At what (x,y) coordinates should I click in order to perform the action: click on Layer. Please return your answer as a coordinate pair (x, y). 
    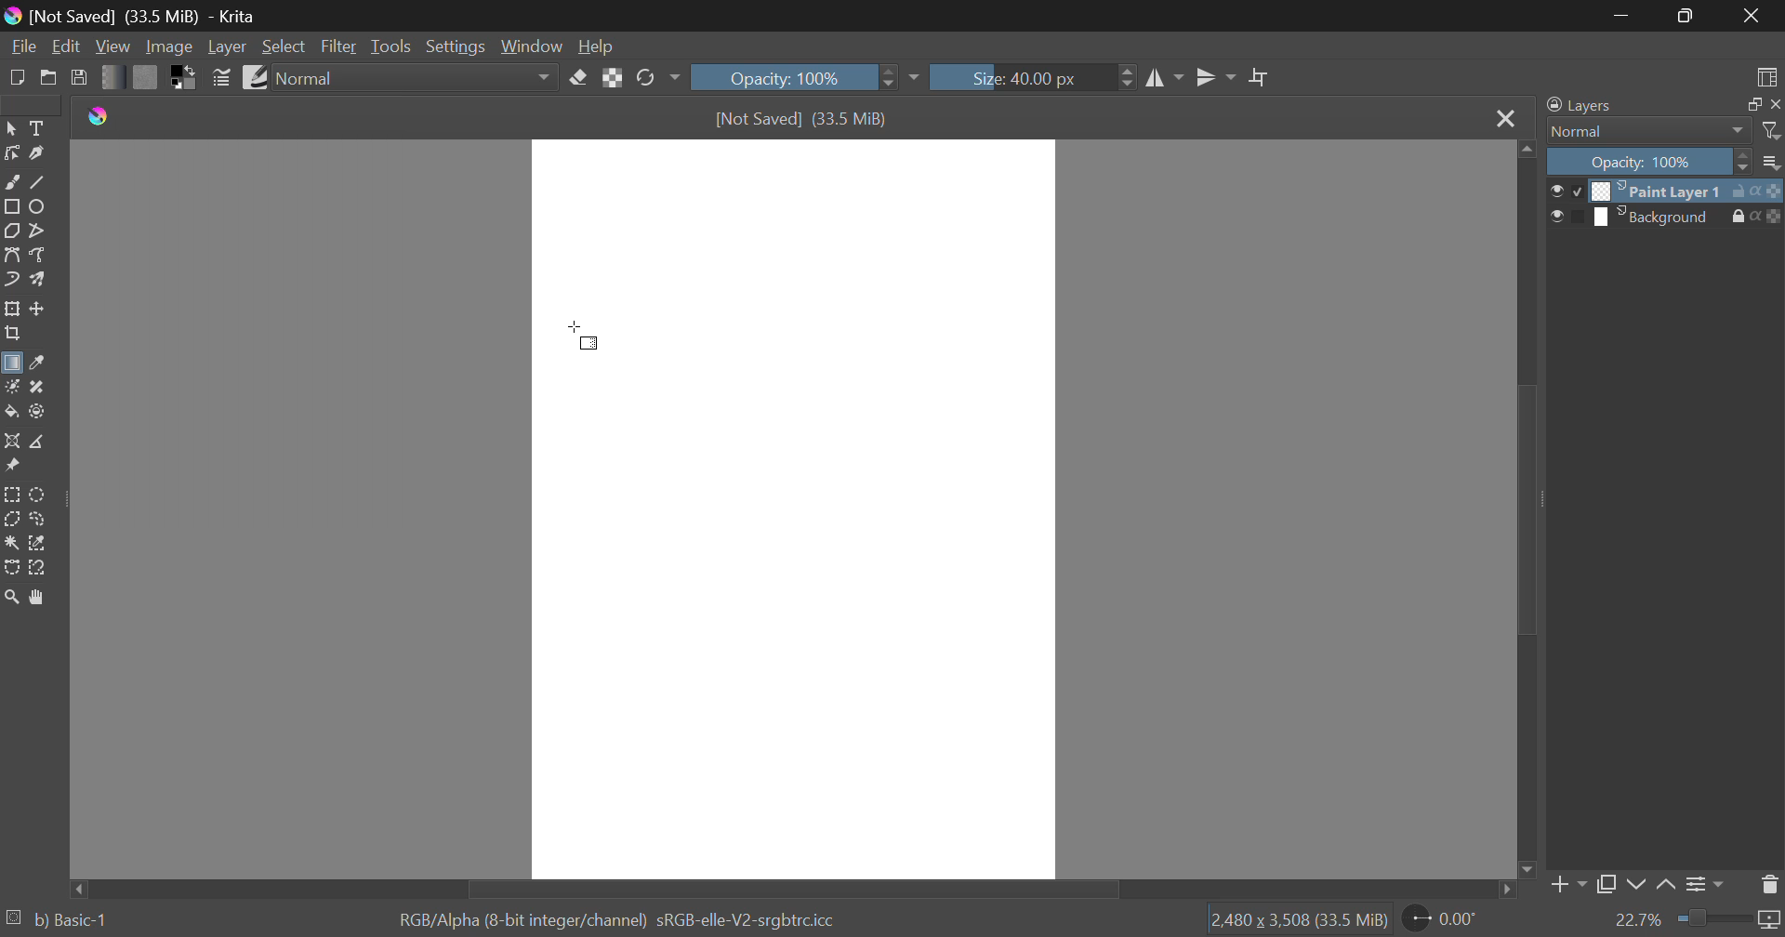
    Looking at the image, I should click on (227, 46).